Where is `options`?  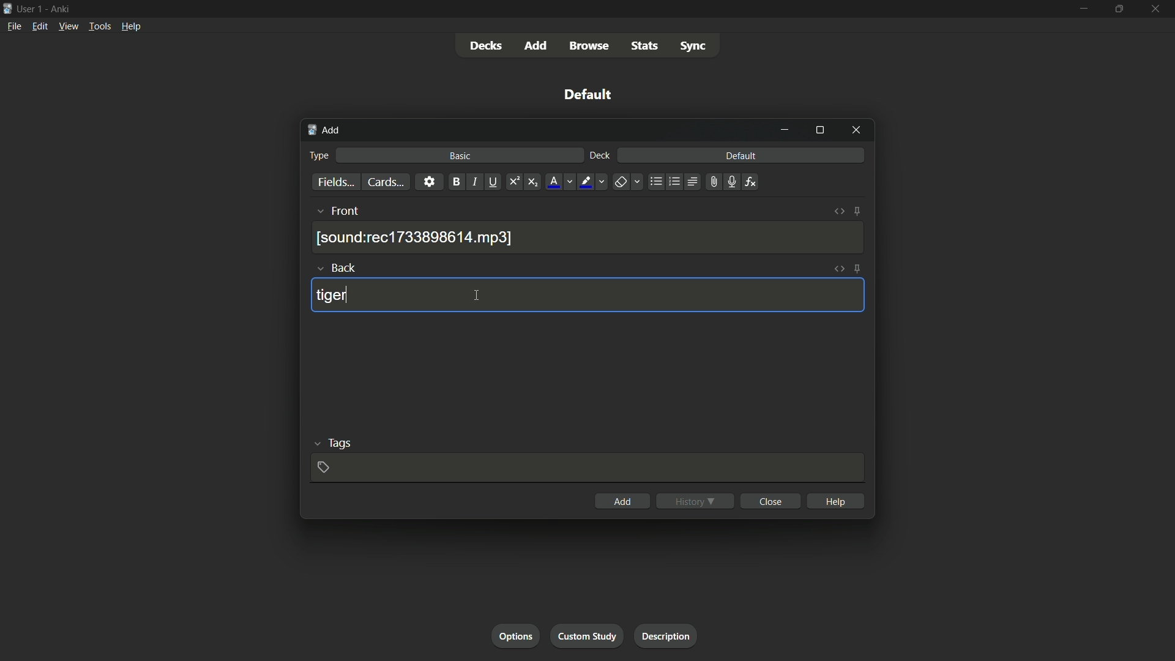
options is located at coordinates (517, 636).